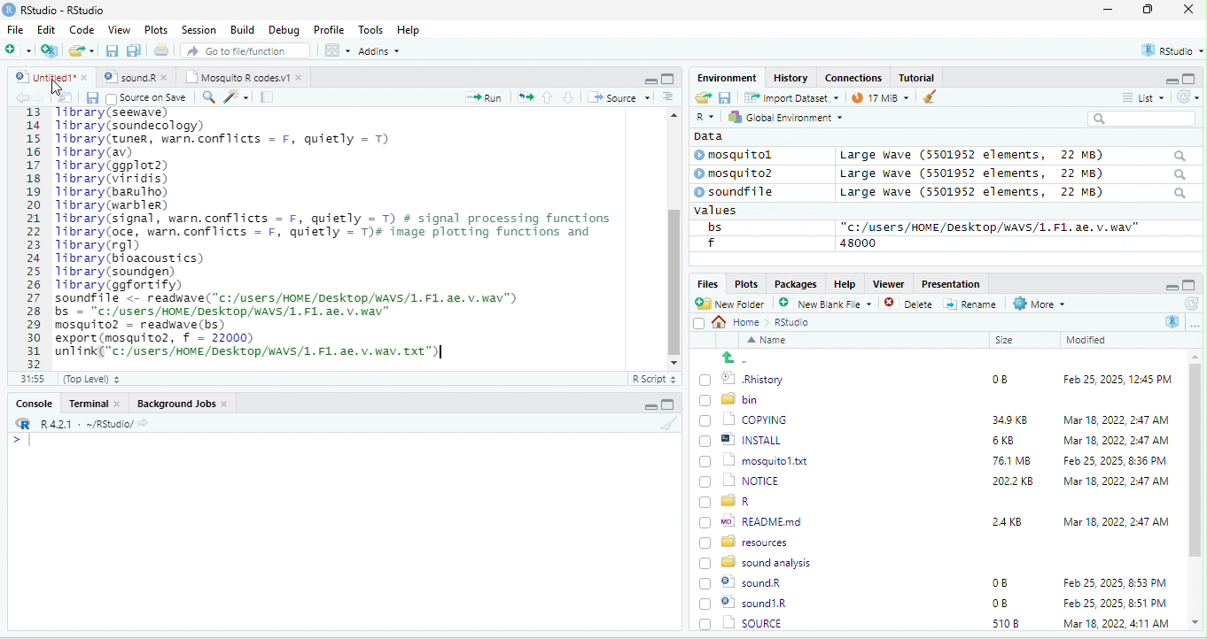  Describe the element at coordinates (33, 402) in the screenshot. I see `Console` at that location.